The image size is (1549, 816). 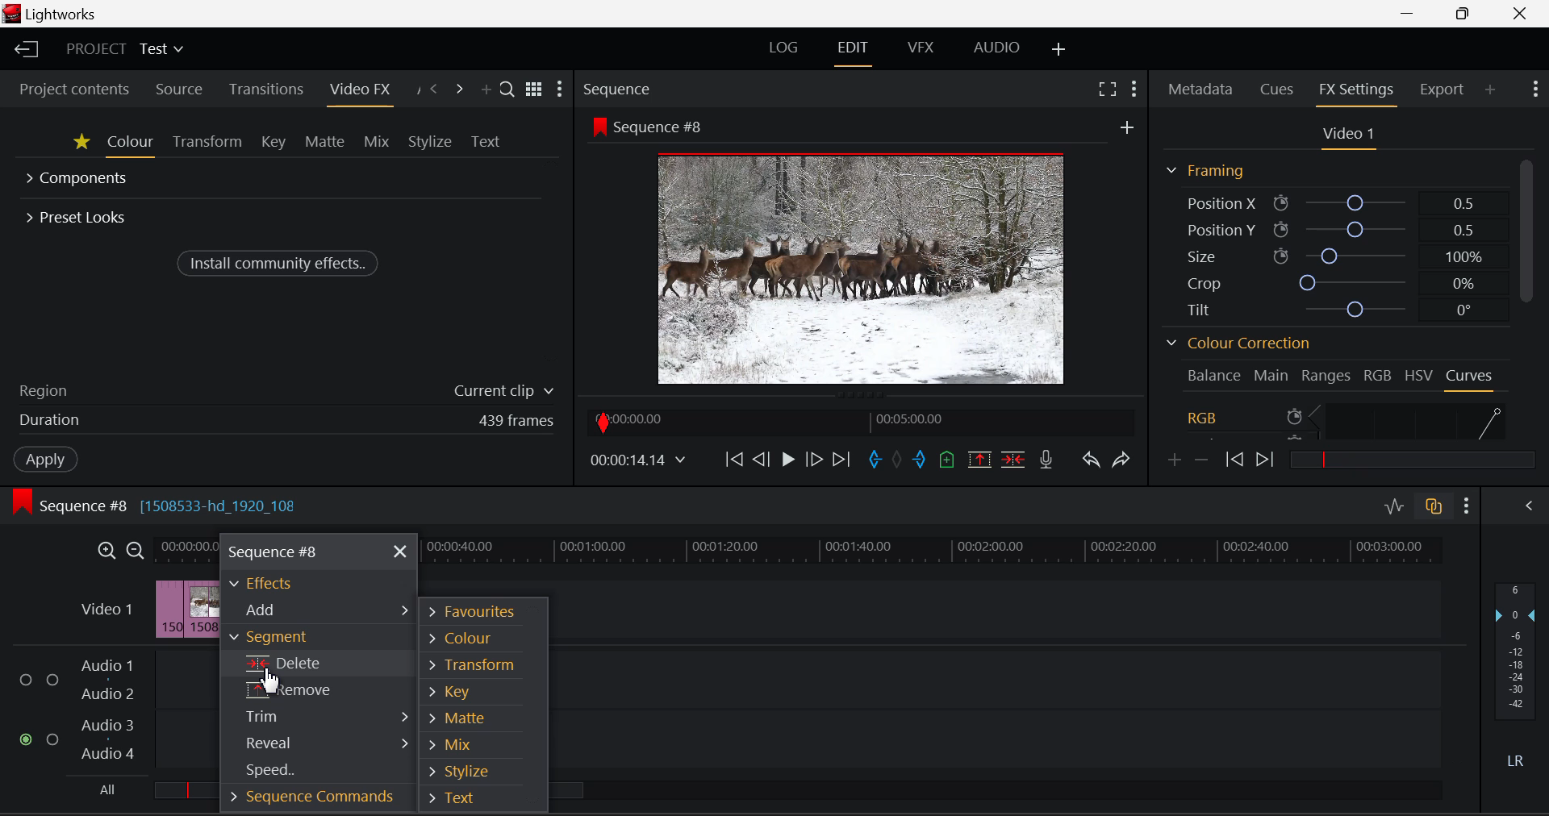 I want to click on Undo, so click(x=1091, y=462).